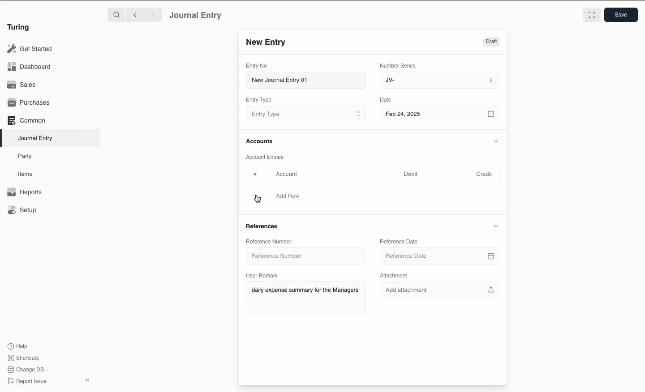 The image size is (645, 392). What do you see at coordinates (440, 81) in the screenshot?
I see `JV-` at bounding box center [440, 81].